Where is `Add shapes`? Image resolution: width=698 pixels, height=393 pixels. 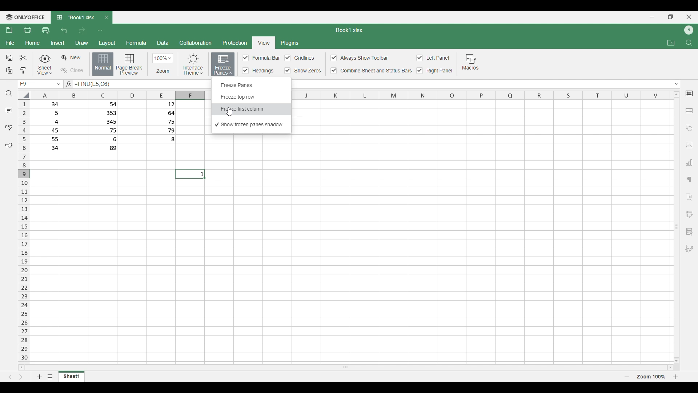 Add shapes is located at coordinates (689, 128).